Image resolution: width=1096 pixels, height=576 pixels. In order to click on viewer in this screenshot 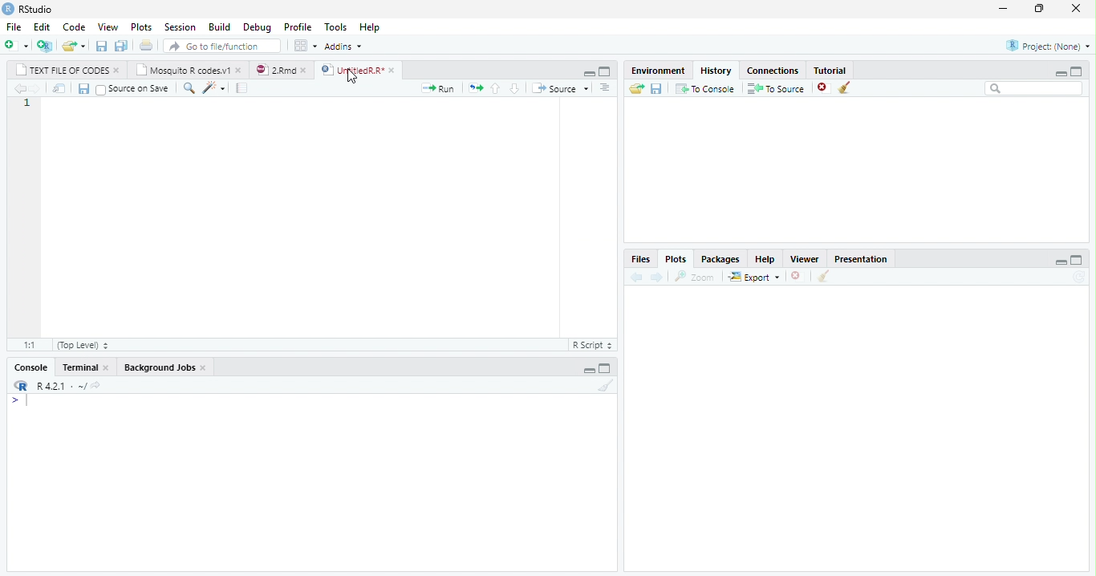, I will do `click(805, 258)`.